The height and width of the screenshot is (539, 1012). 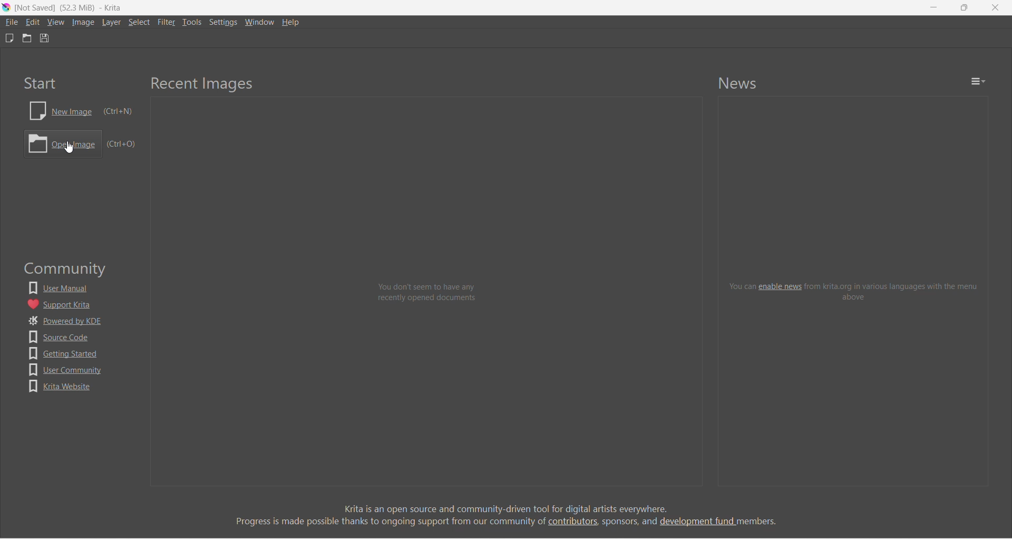 What do you see at coordinates (429, 293) in the screenshot?
I see `information related recently opened document` at bounding box center [429, 293].